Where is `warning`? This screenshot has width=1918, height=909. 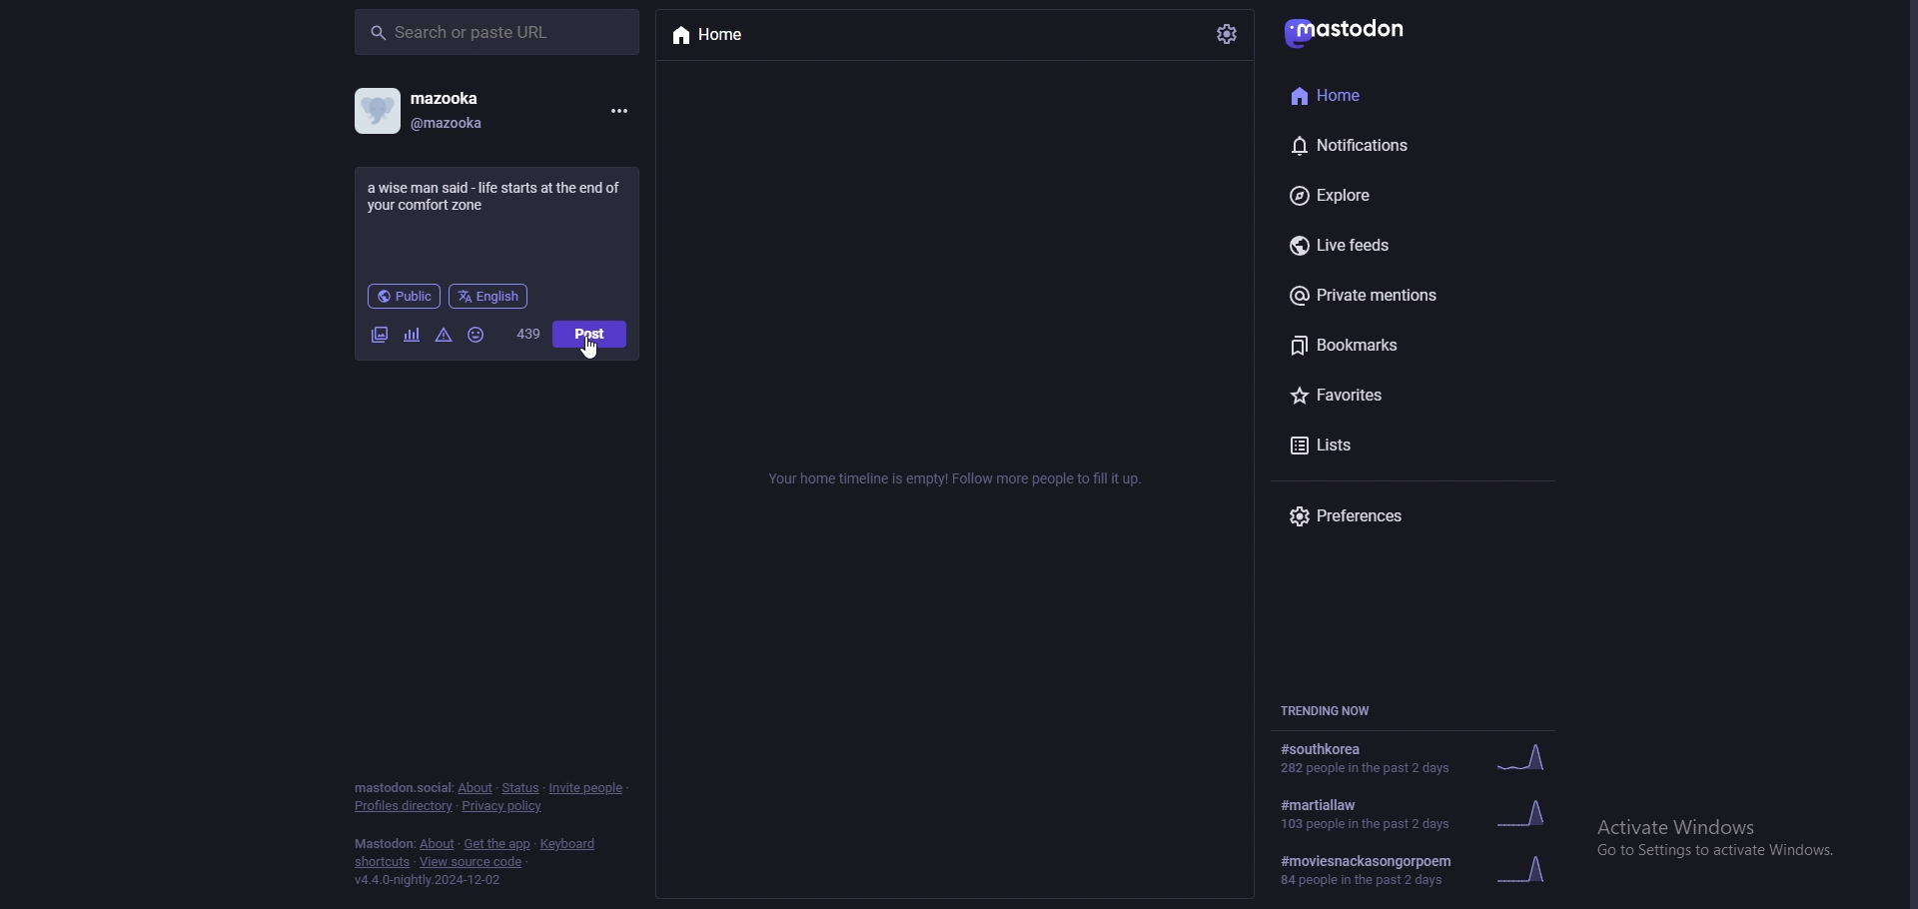 warning is located at coordinates (445, 337).